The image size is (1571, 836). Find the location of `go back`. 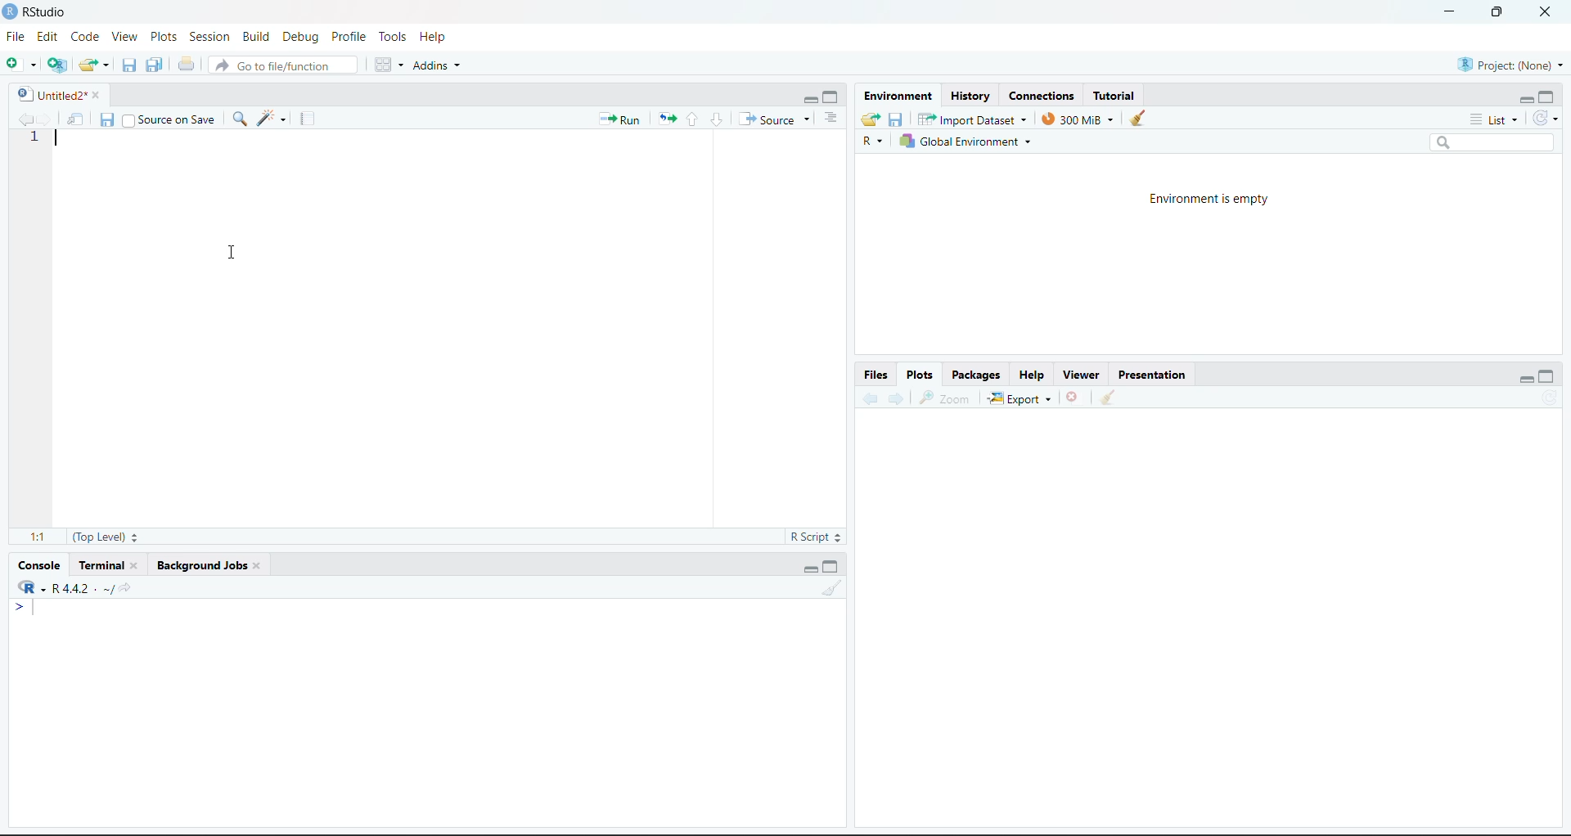

go back is located at coordinates (866, 400).